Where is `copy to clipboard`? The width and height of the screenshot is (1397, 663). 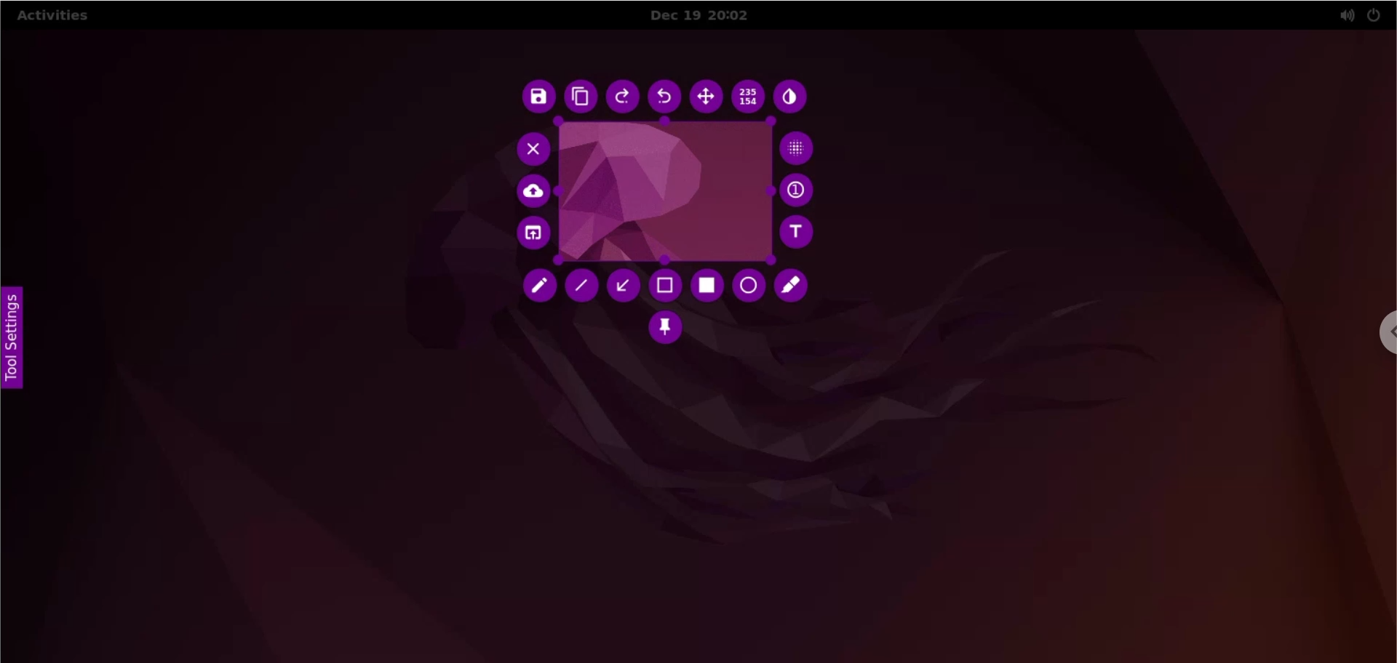 copy to clipboard is located at coordinates (584, 97).